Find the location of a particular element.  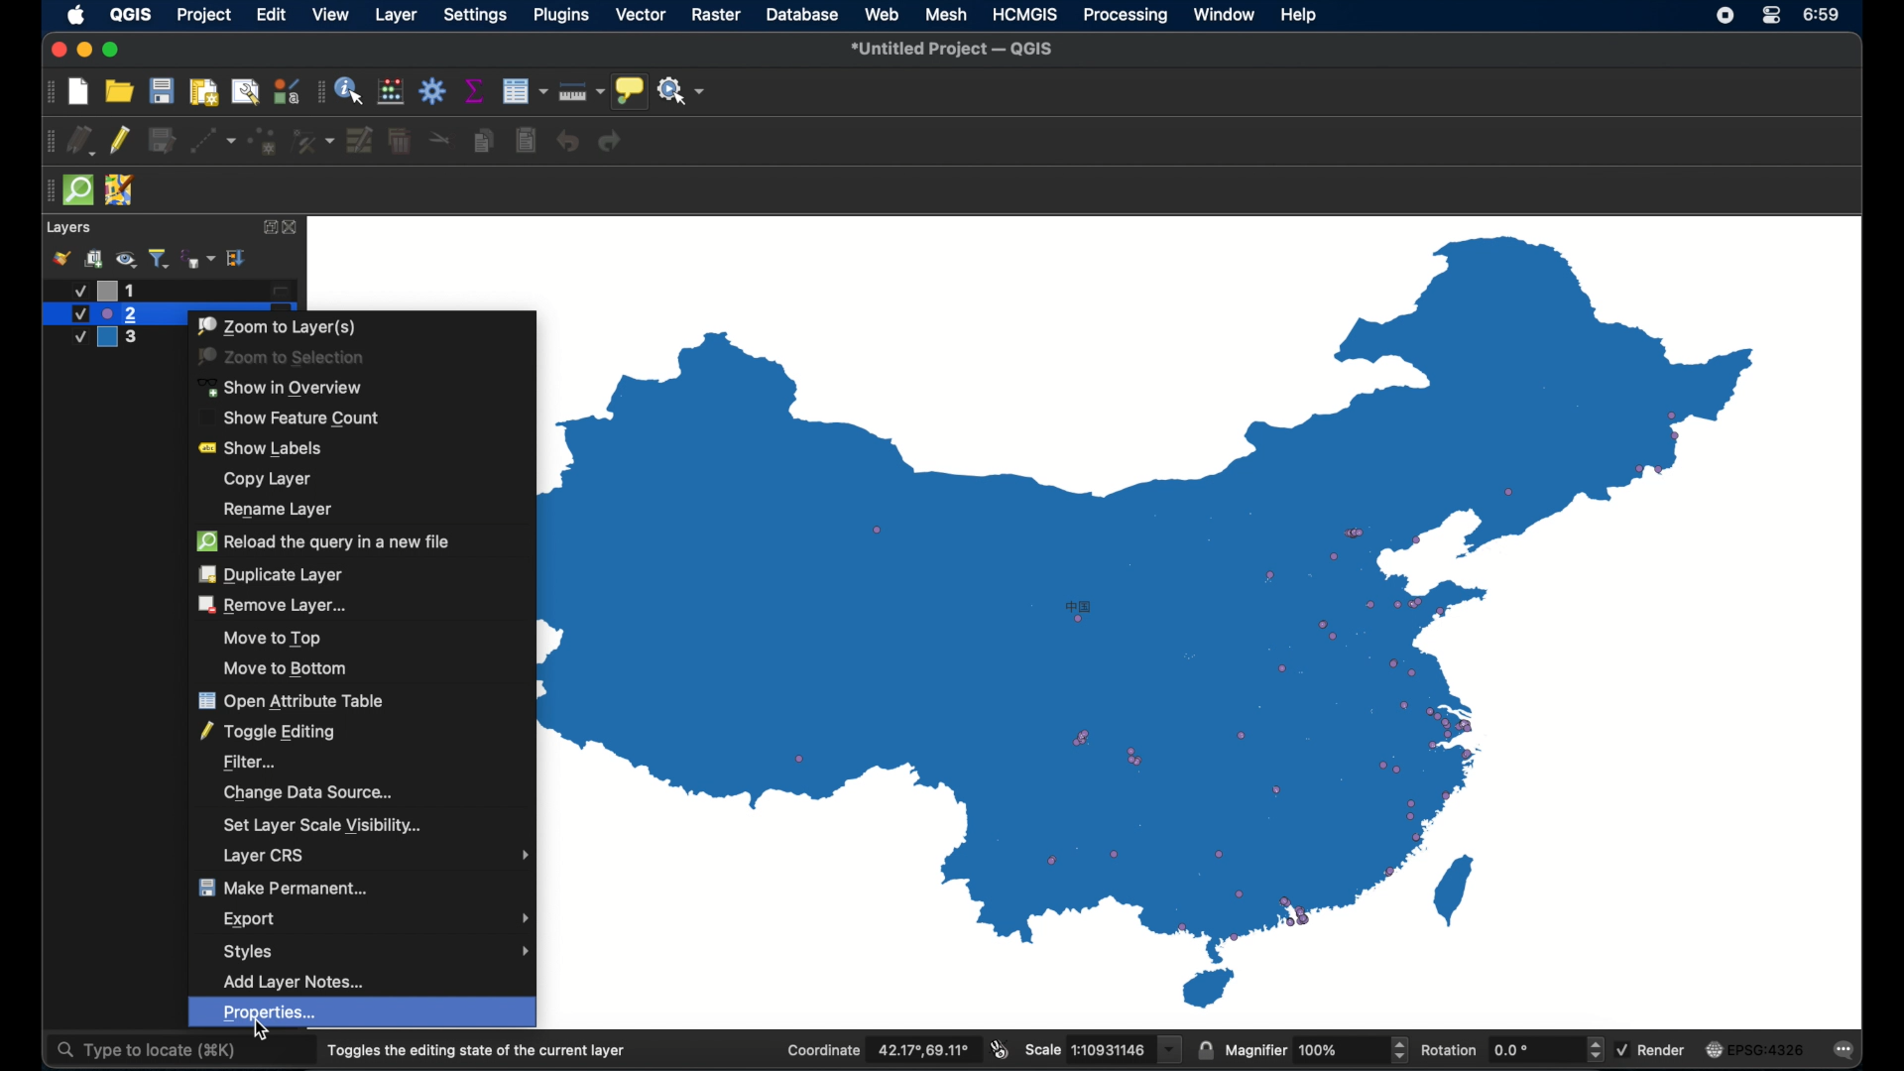

type to locate is located at coordinates (144, 1051).